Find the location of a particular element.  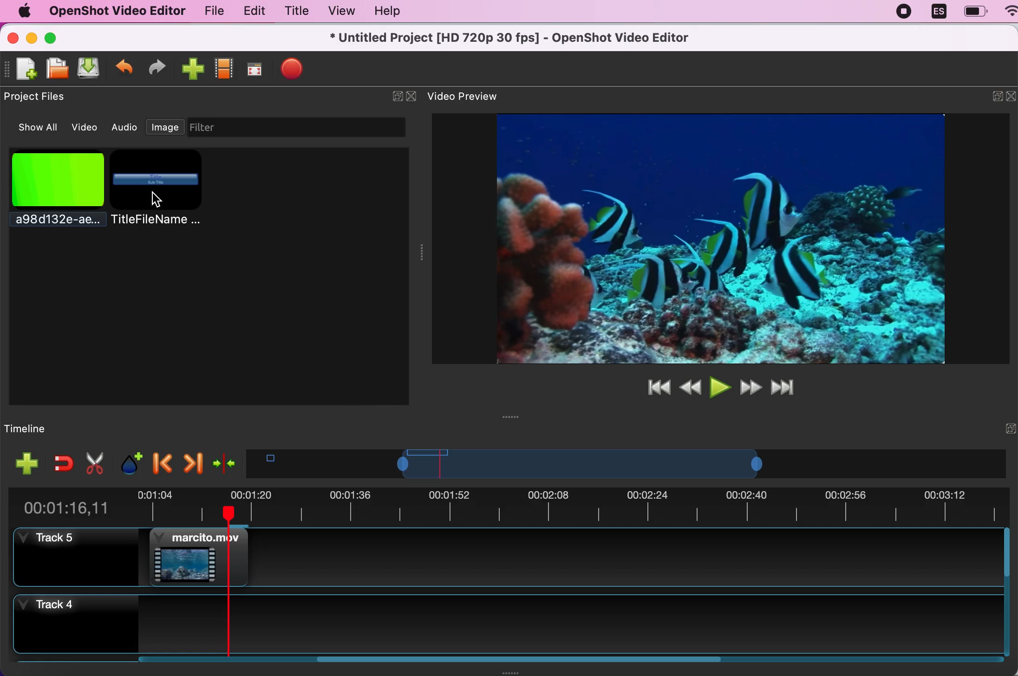

WIFI is located at coordinates (1011, 10).